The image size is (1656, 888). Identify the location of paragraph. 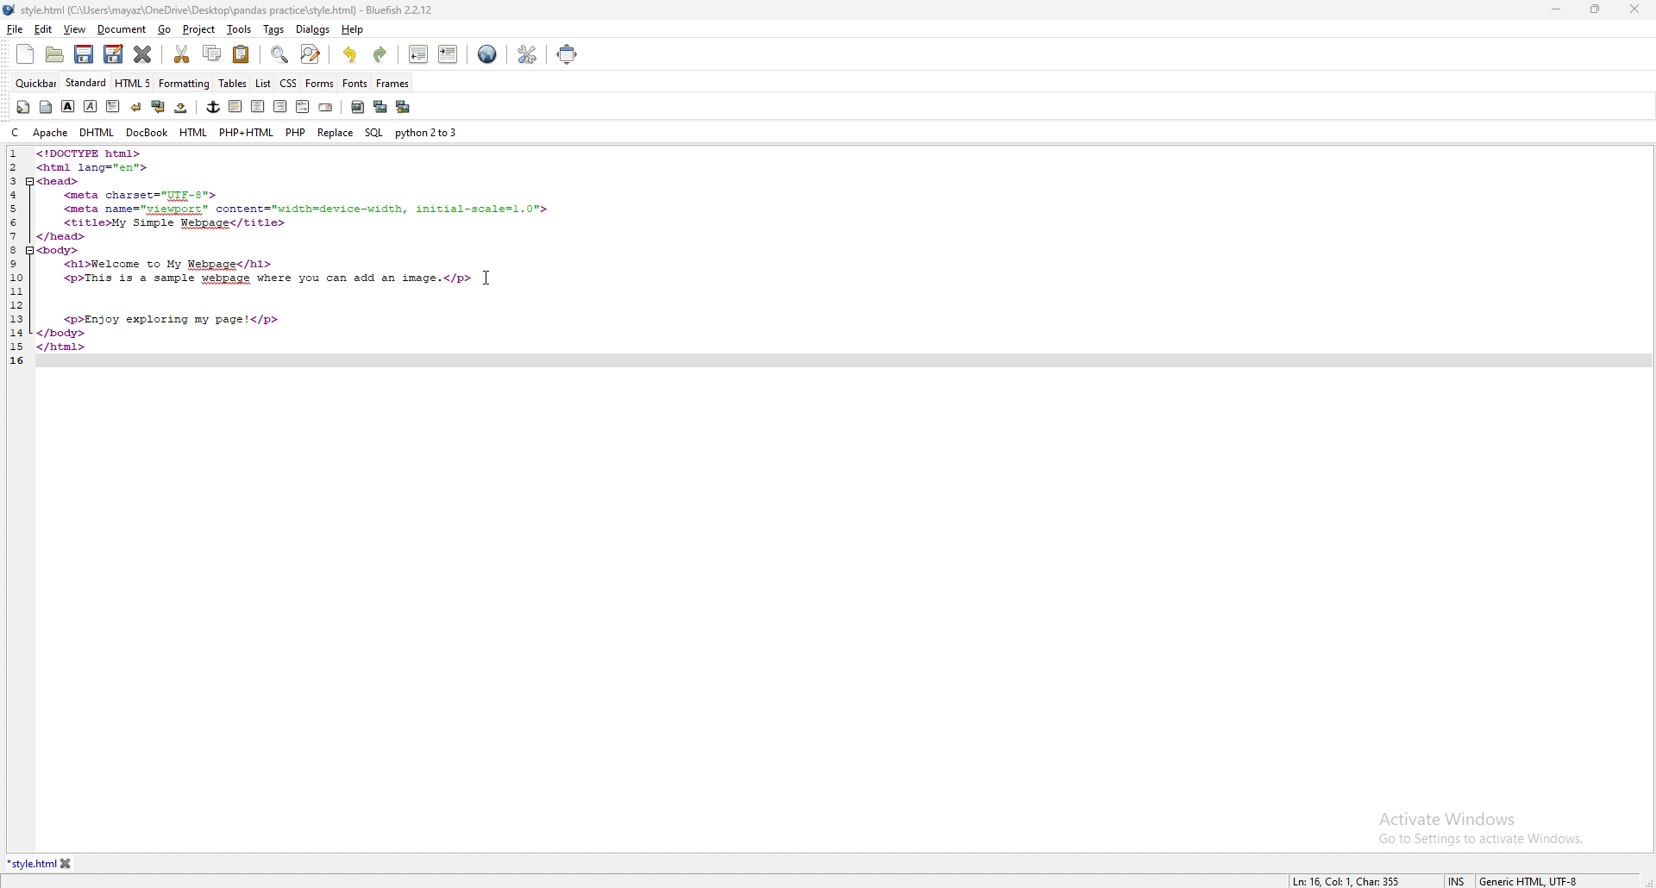
(113, 106).